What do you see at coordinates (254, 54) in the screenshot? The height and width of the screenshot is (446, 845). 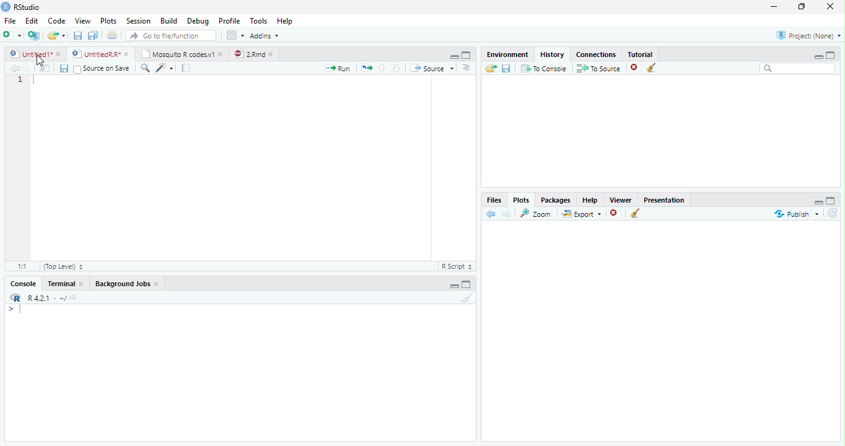 I see `2.Rmd` at bounding box center [254, 54].